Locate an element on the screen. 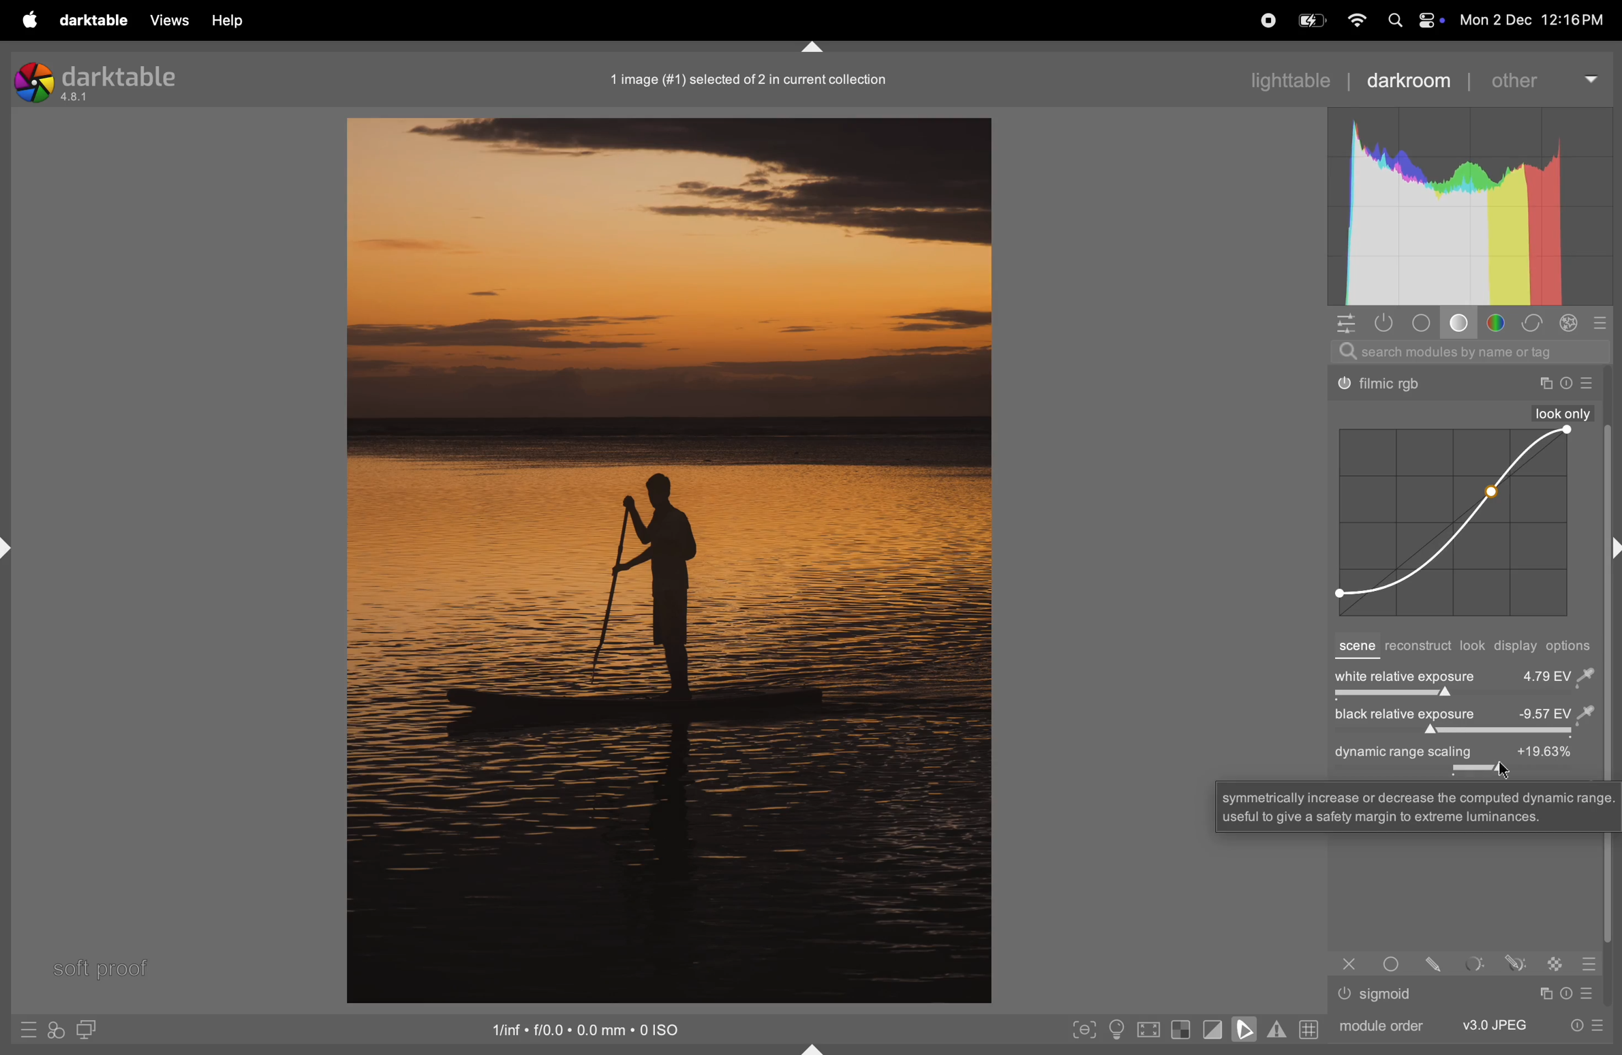 The height and width of the screenshot is (1055, 1622). effect is located at coordinates (1569, 323).